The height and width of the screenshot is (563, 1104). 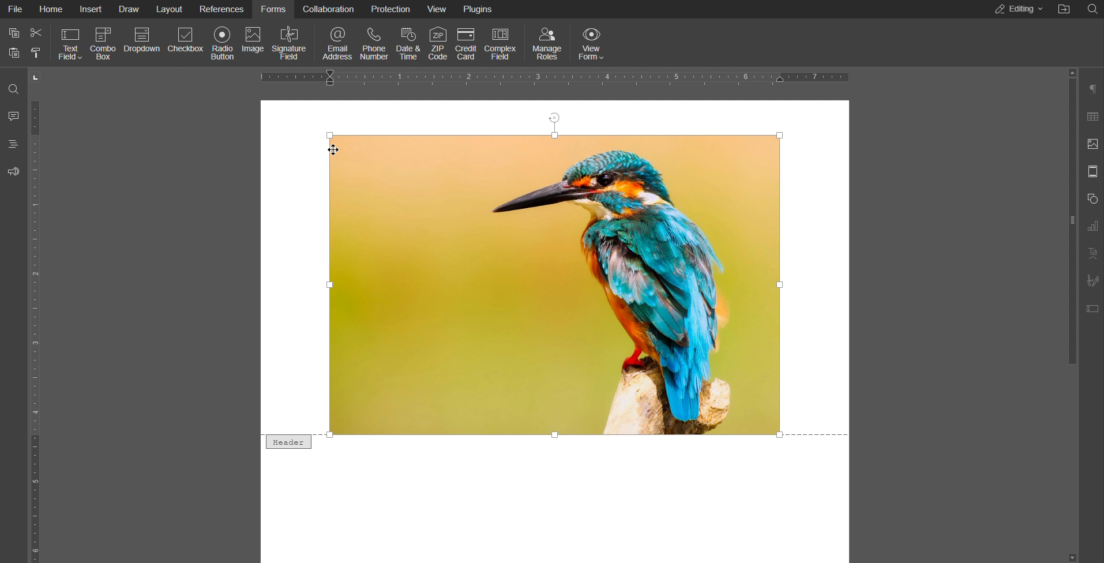 What do you see at coordinates (221, 43) in the screenshot?
I see `Radio Button` at bounding box center [221, 43].